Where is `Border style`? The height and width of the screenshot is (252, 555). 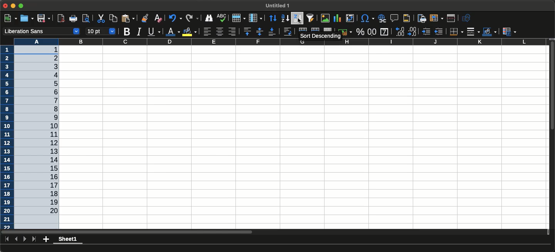 Border style is located at coordinates (473, 32).